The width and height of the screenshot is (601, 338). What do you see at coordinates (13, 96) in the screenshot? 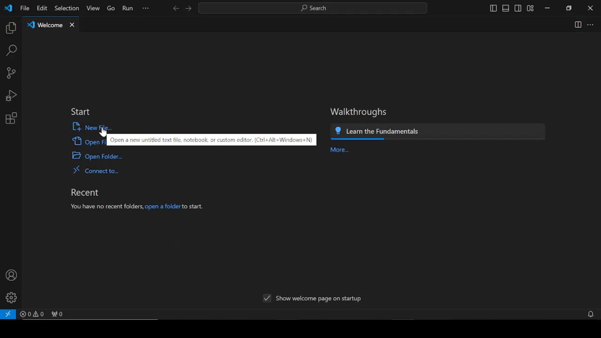
I see `run and debug` at bounding box center [13, 96].